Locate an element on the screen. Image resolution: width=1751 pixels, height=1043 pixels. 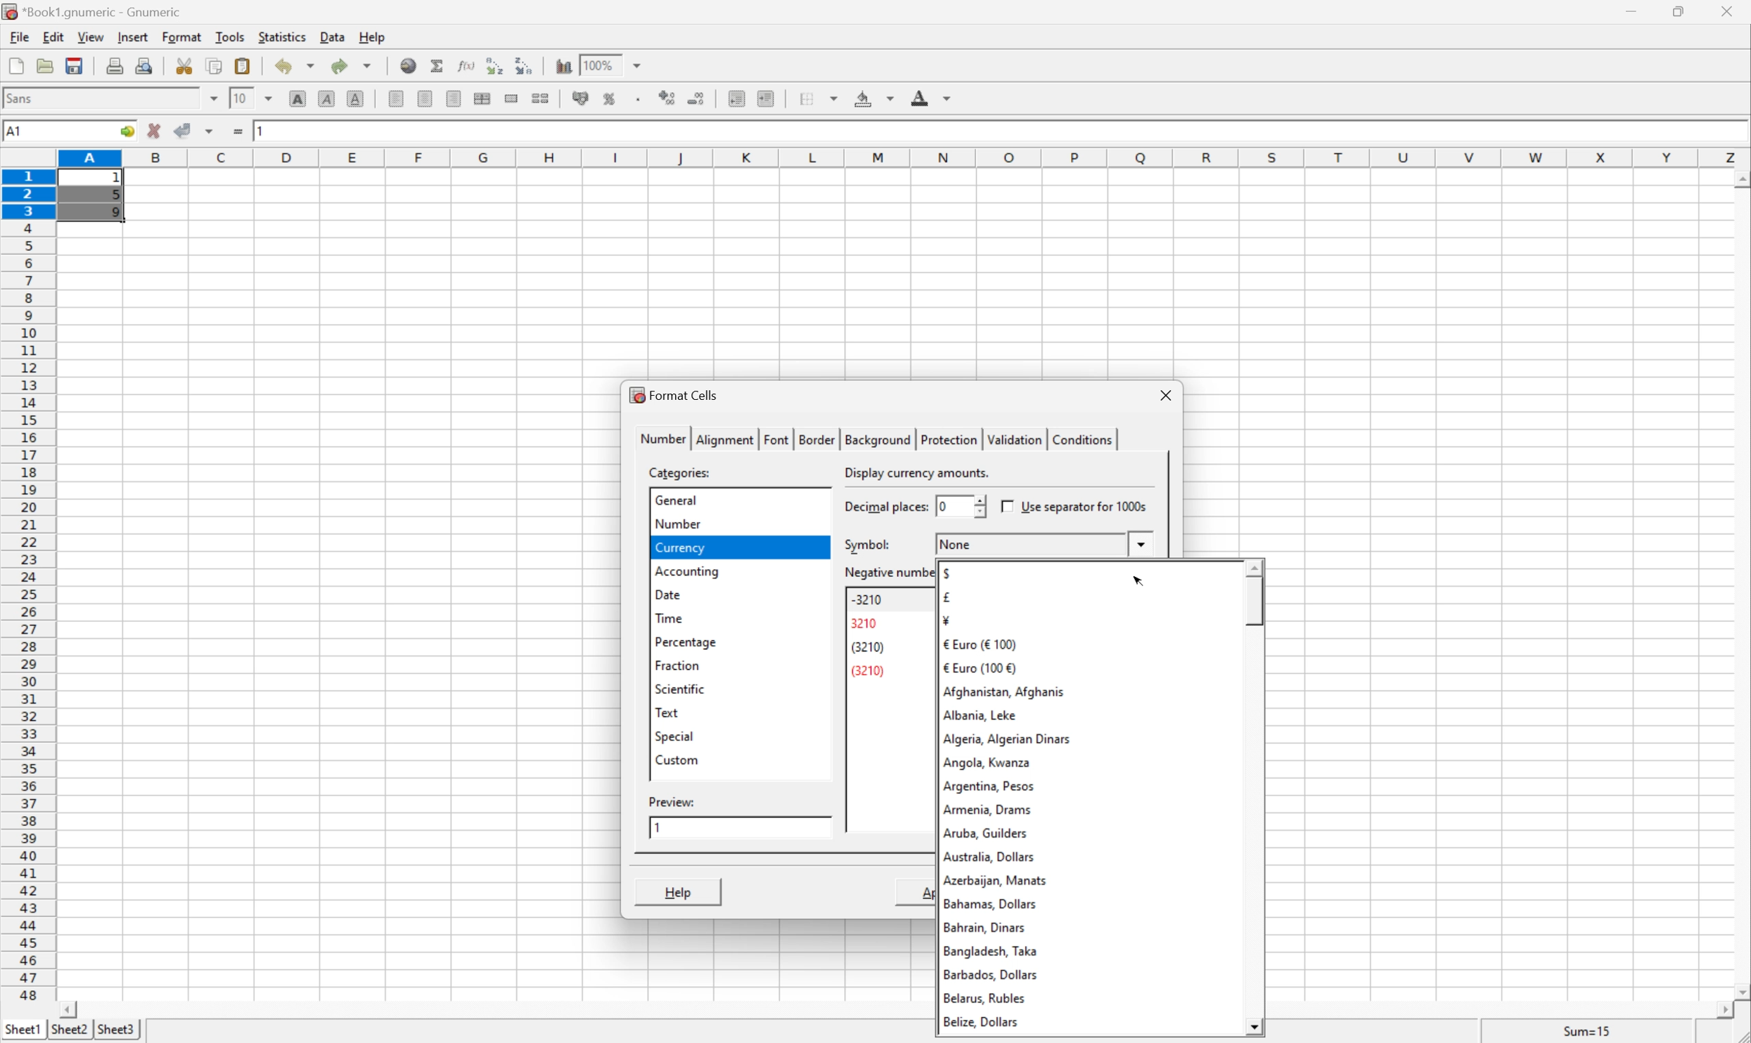
decimal places is located at coordinates (885, 507).